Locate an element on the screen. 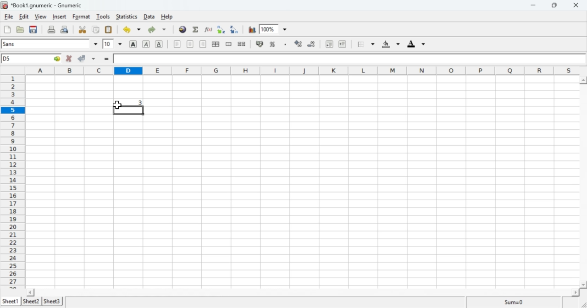 The image size is (587, 308). Italics is located at coordinates (146, 45).